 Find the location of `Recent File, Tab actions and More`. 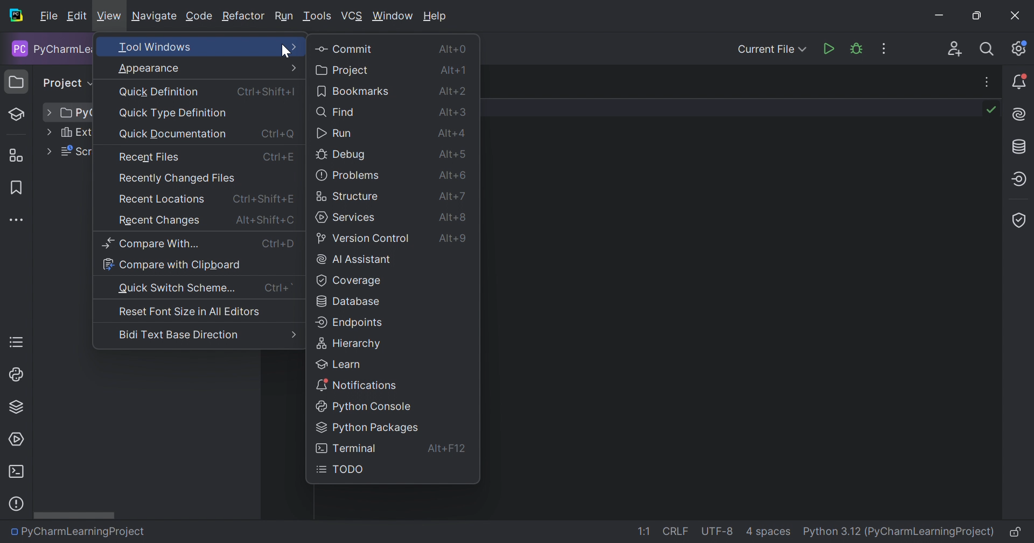

Recent File, Tab actions and More is located at coordinates (987, 80).